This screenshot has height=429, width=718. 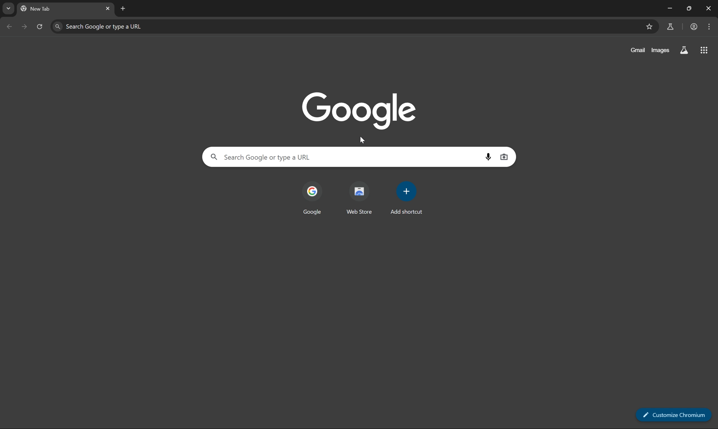 I want to click on google, so click(x=360, y=112).